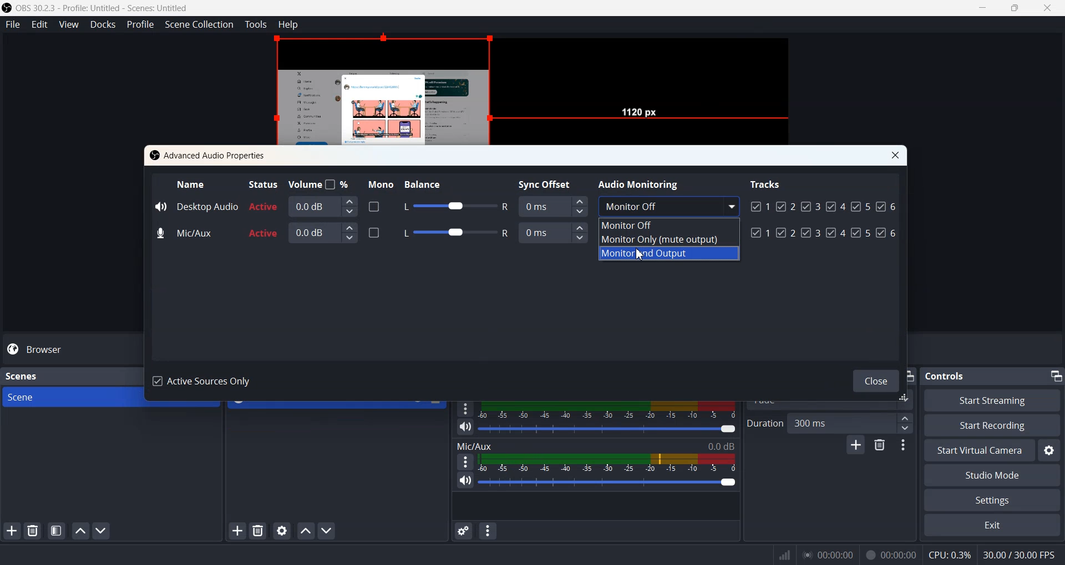 The image size is (1065, 565). Describe the element at coordinates (670, 240) in the screenshot. I see `Monitor Only (mute output)` at that location.